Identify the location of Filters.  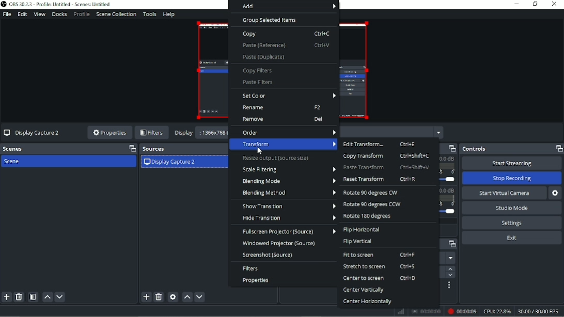
(251, 268).